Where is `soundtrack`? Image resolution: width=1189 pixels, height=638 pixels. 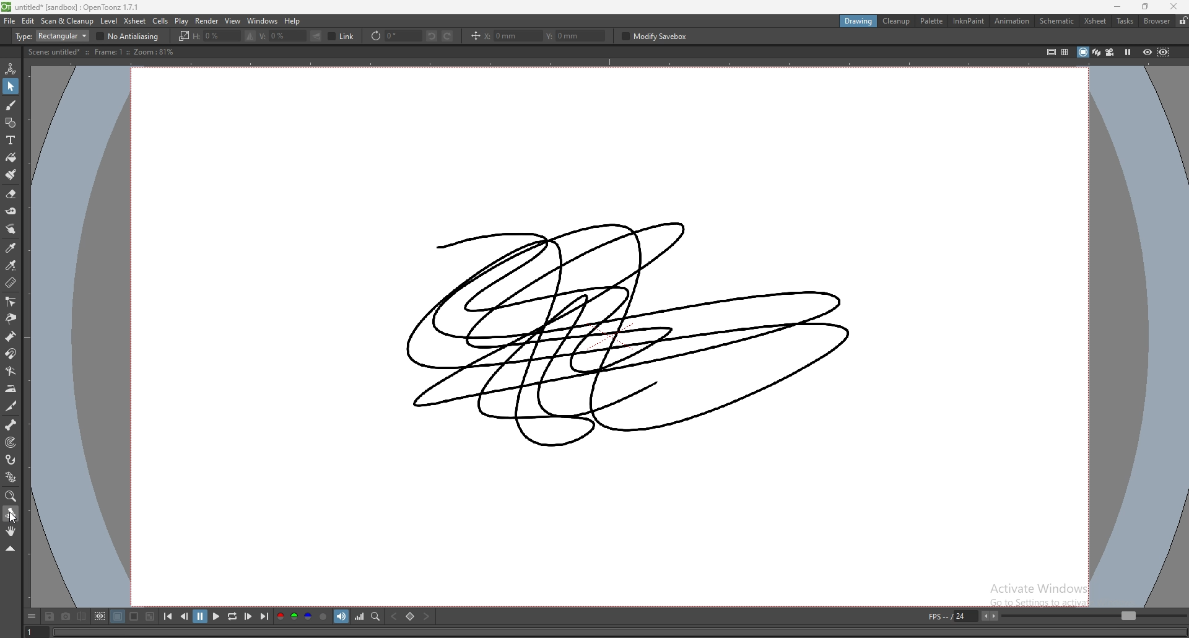 soundtrack is located at coordinates (341, 617).